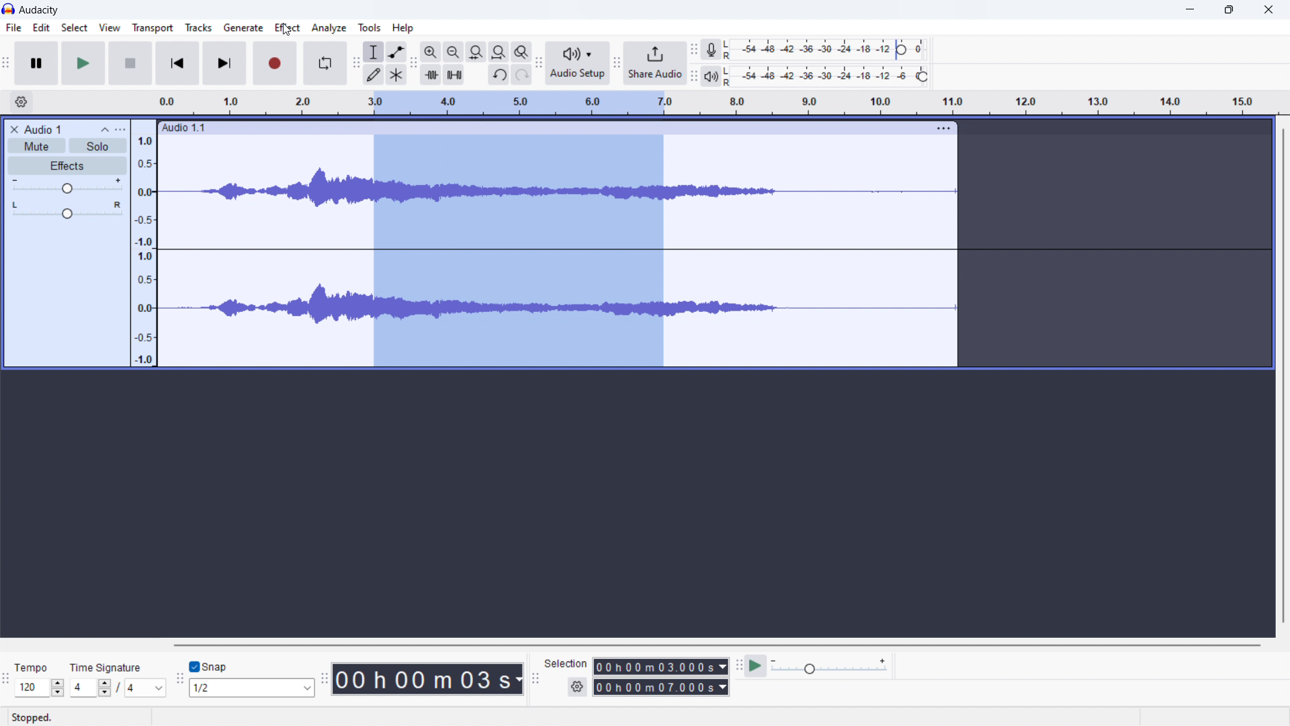 The width and height of the screenshot is (1290, 726). Describe the element at coordinates (694, 50) in the screenshot. I see `recording meter toolbar` at that location.